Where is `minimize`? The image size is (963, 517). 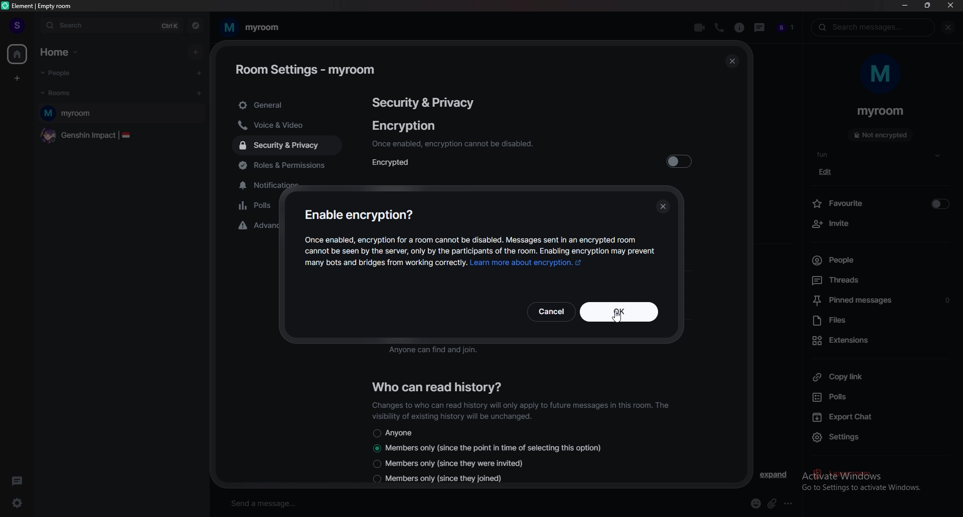 minimize is located at coordinates (906, 7).